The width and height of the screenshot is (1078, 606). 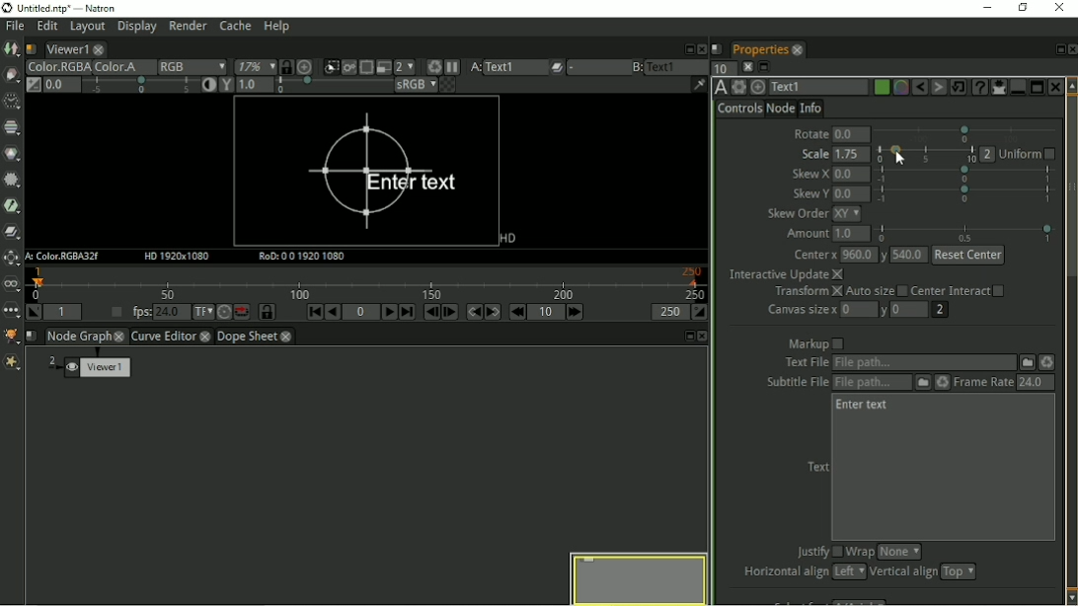 I want to click on Show/hide information bar, so click(x=697, y=86).